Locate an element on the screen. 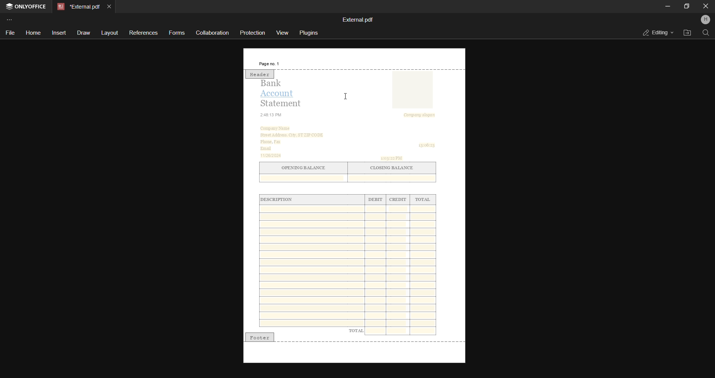  protection is located at coordinates (254, 32).